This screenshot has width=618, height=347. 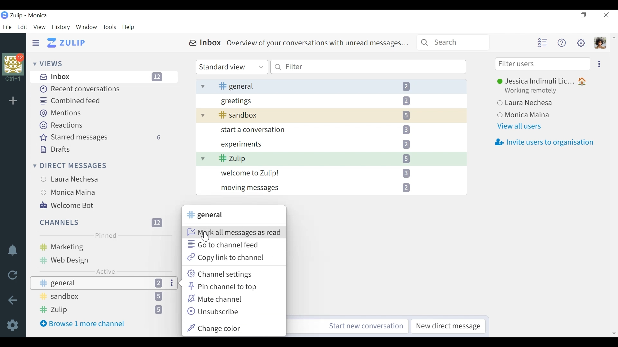 What do you see at coordinates (102, 179) in the screenshot?
I see `Laura Nechesa` at bounding box center [102, 179].